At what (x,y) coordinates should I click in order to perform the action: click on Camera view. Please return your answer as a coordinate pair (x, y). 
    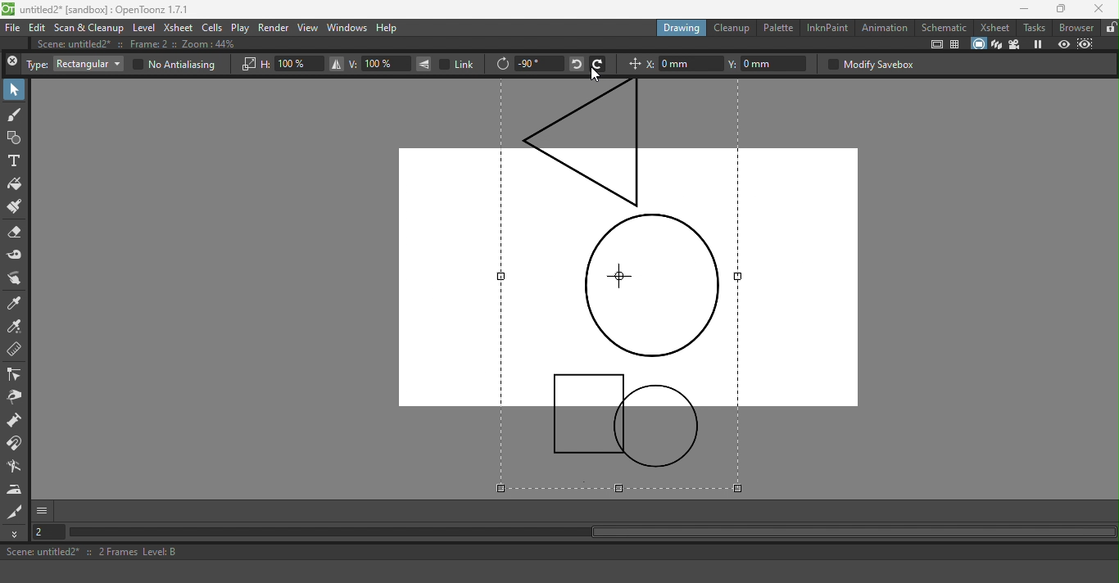
    Looking at the image, I should click on (1014, 45).